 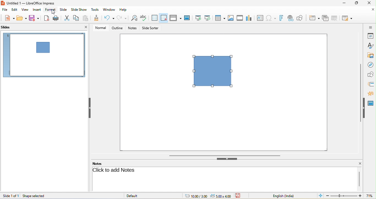 What do you see at coordinates (221, 196) in the screenshot?
I see `5.00x4.00` at bounding box center [221, 196].